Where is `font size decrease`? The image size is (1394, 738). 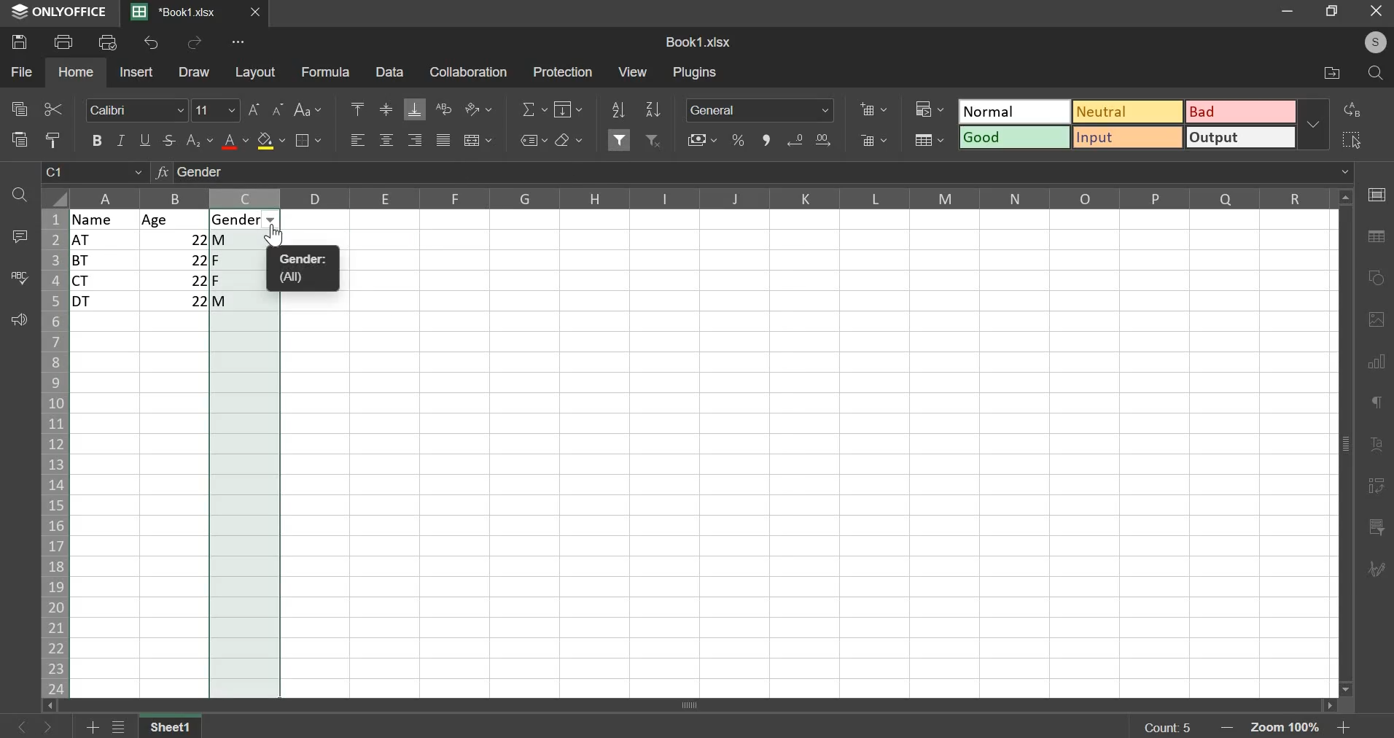
font size decrease is located at coordinates (279, 108).